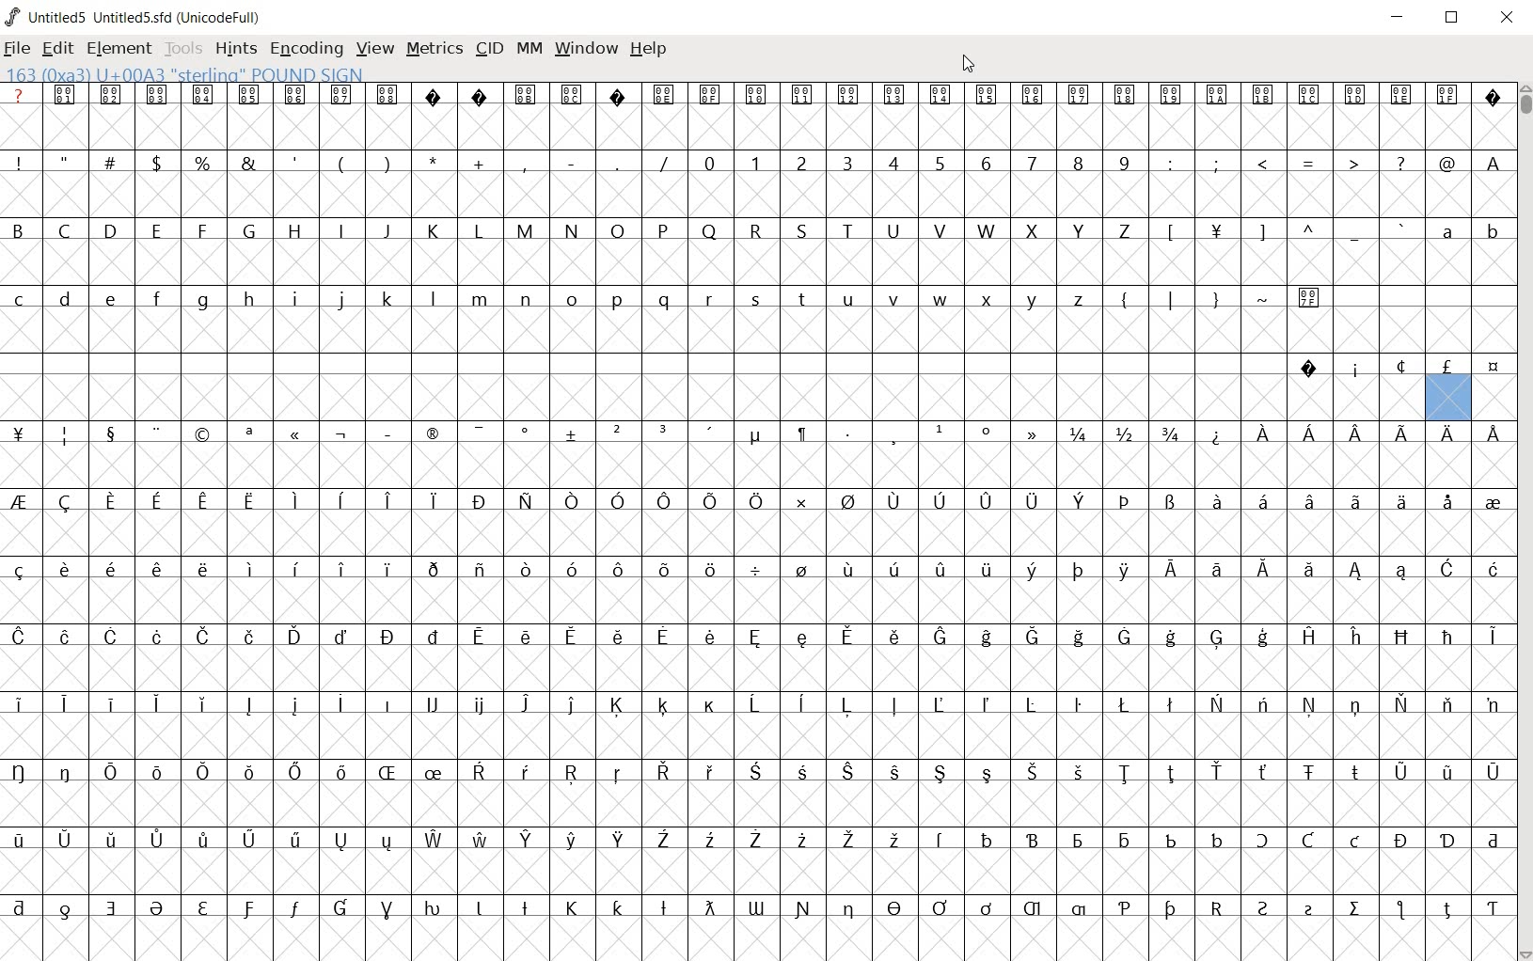 This screenshot has width=1533, height=961. What do you see at coordinates (478, 571) in the screenshot?
I see `Symbol` at bounding box center [478, 571].